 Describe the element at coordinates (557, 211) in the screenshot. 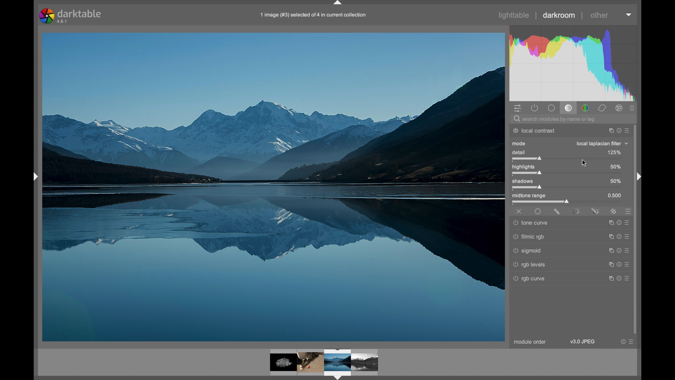

I see `drawn mask` at that location.